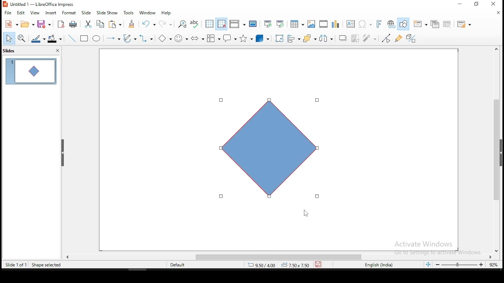  I want to click on rectangle, so click(84, 38).